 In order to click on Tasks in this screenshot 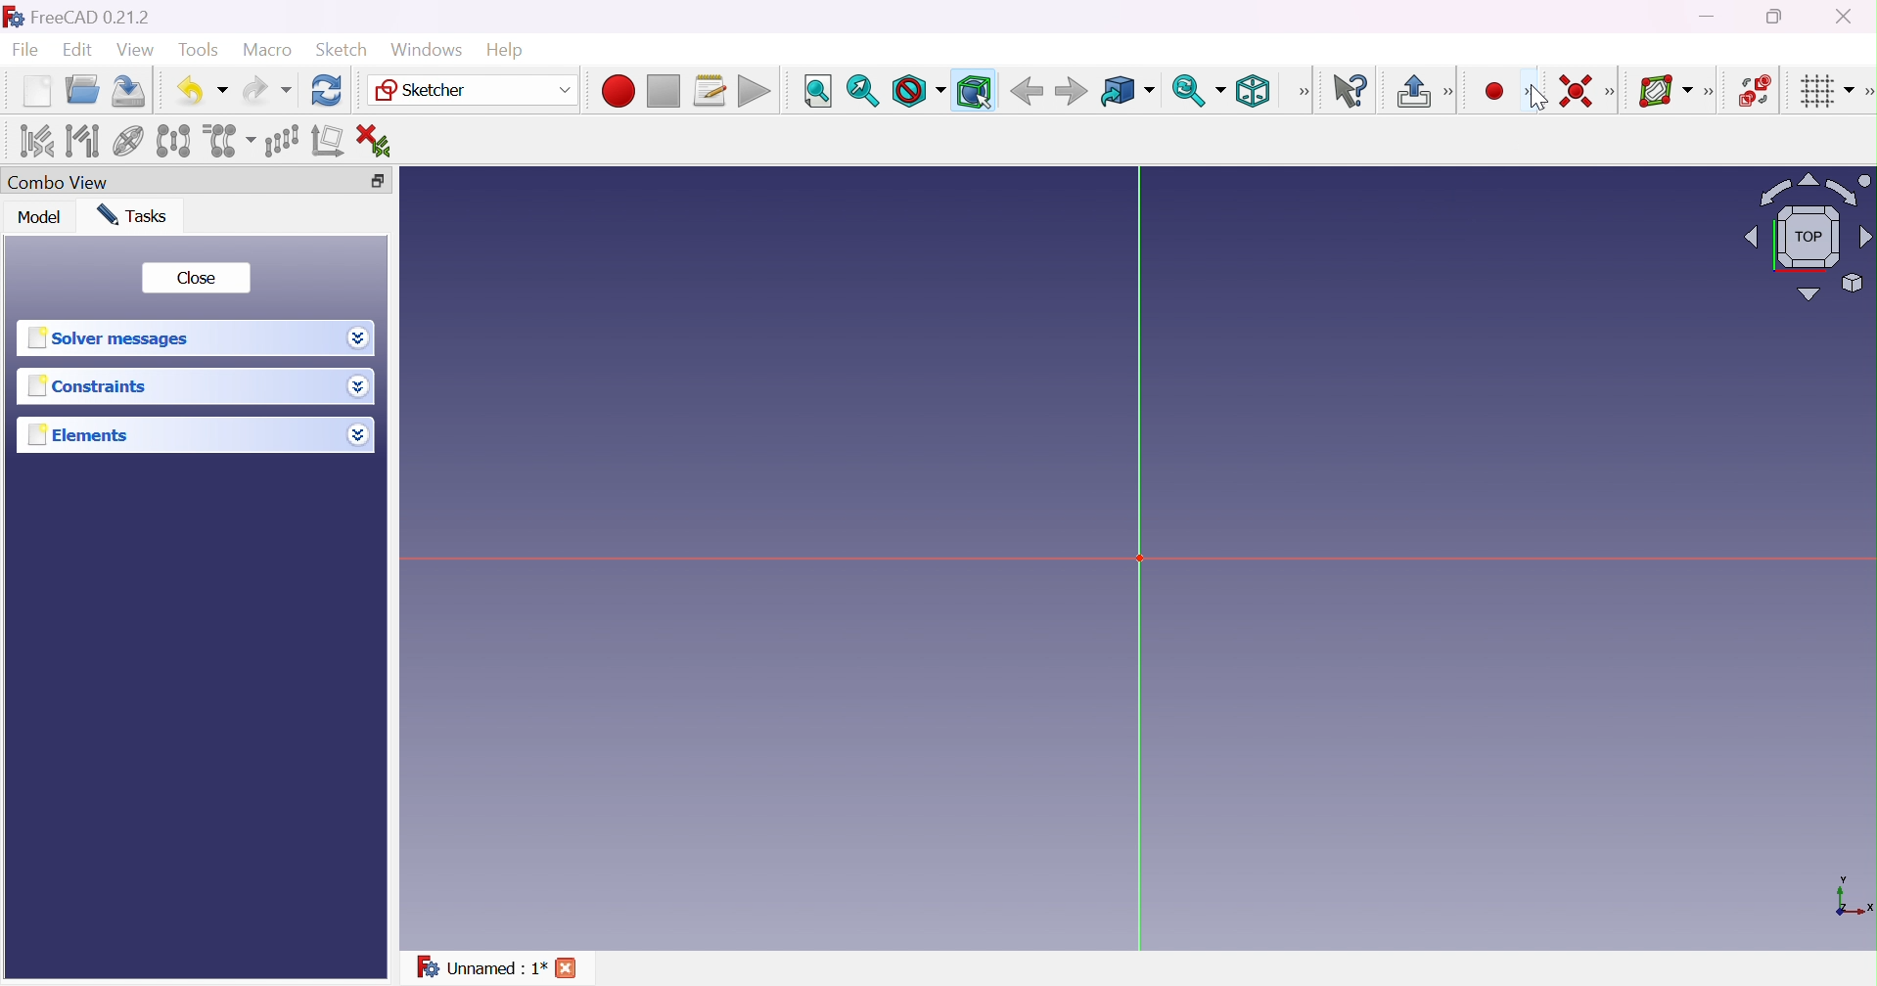, I will do `click(139, 215)`.